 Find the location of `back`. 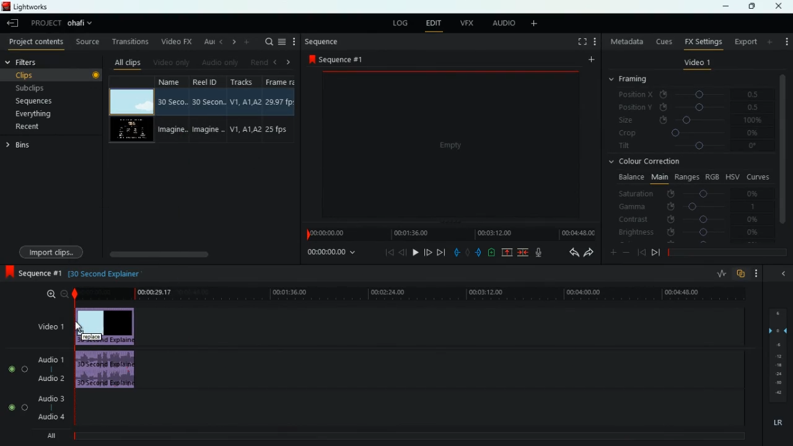

back is located at coordinates (641, 253).